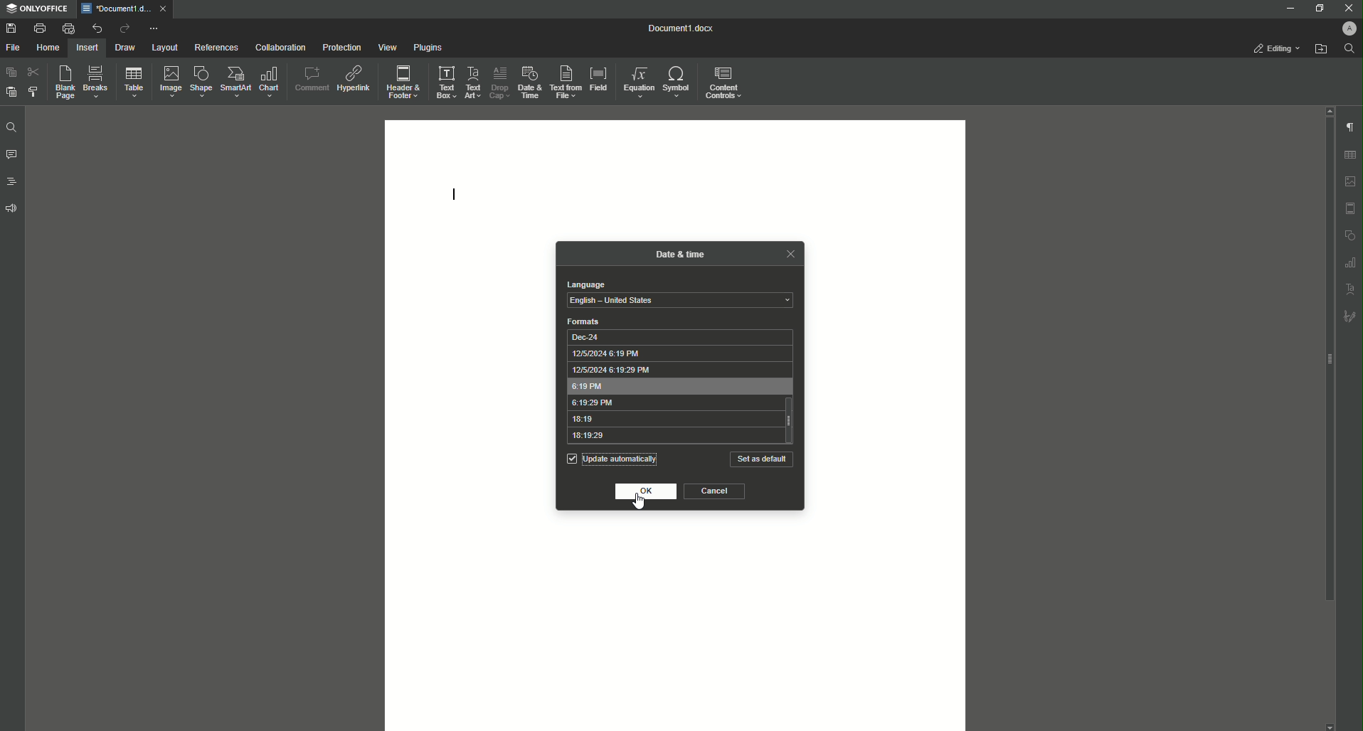 The image size is (1363, 731). What do you see at coordinates (233, 82) in the screenshot?
I see `SmartArt` at bounding box center [233, 82].